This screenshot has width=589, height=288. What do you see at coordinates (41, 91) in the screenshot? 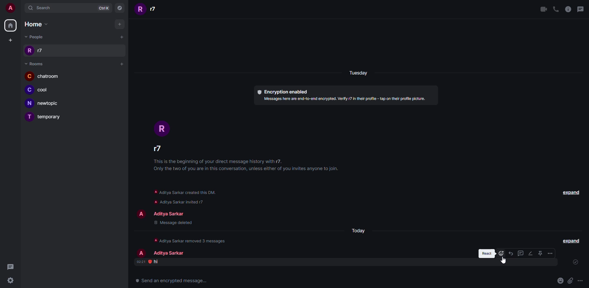
I see `room` at bounding box center [41, 91].